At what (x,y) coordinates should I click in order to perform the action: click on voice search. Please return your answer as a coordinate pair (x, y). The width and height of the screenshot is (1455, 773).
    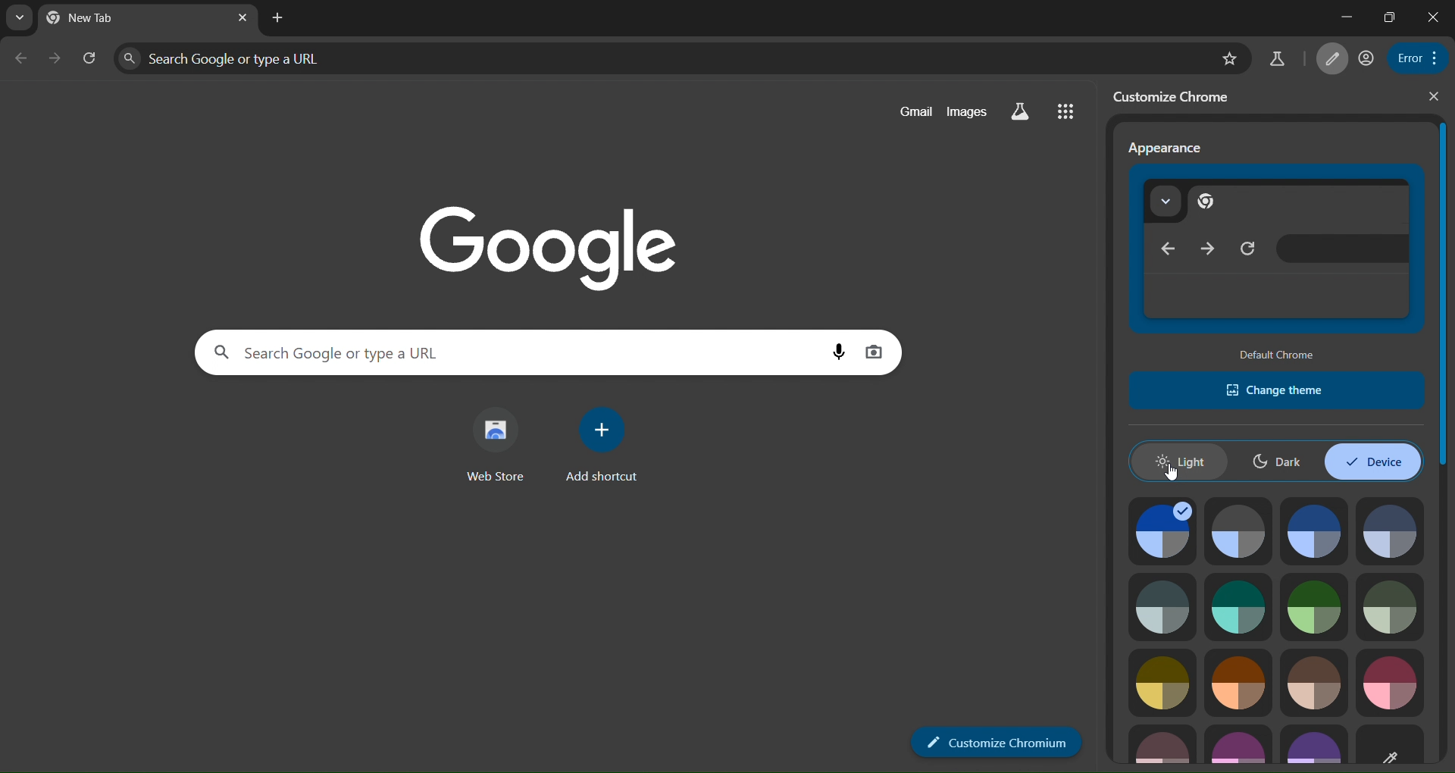
    Looking at the image, I should click on (842, 350).